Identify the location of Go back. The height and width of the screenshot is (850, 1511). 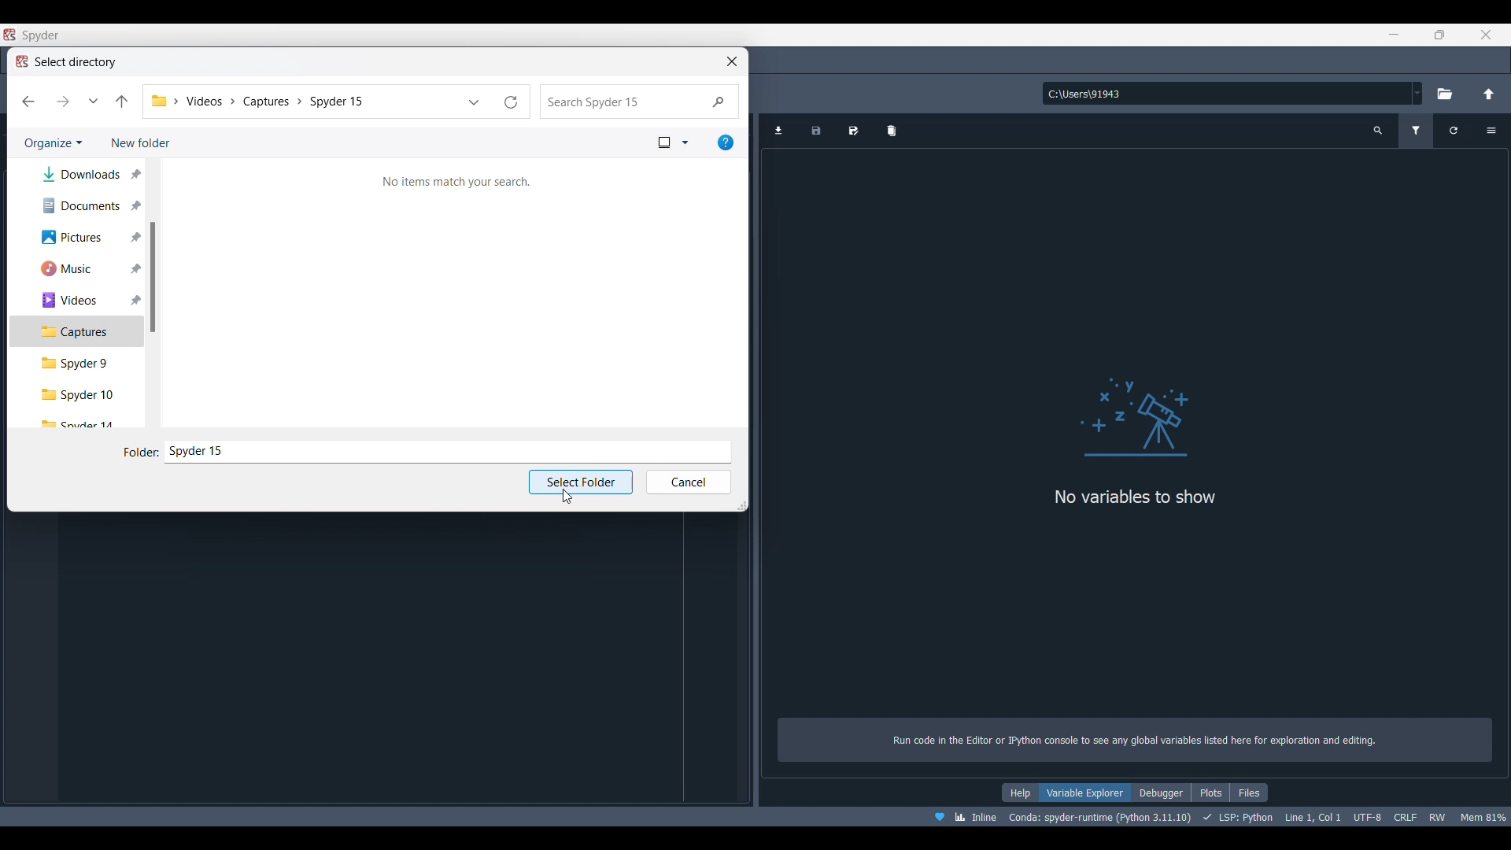
(28, 102).